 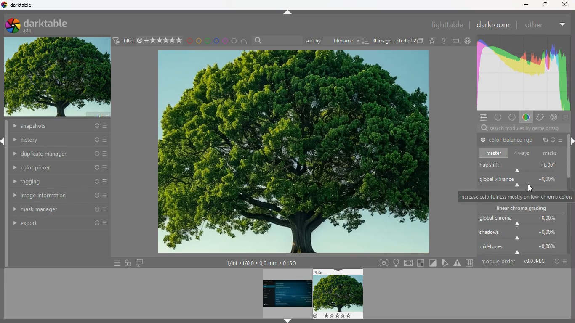 I want to click on history, so click(x=60, y=140).